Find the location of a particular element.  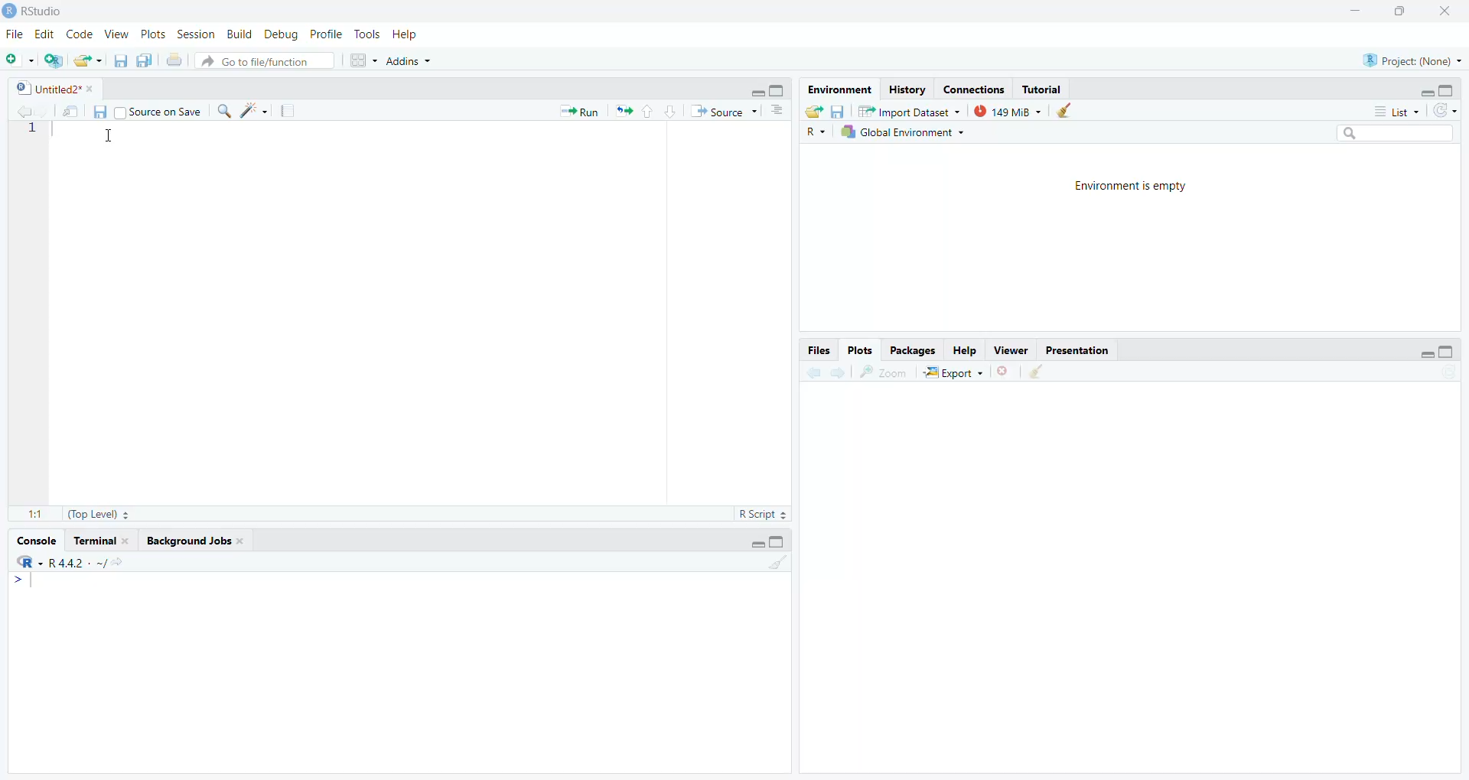

(Top Level) is located at coordinates (96, 514).